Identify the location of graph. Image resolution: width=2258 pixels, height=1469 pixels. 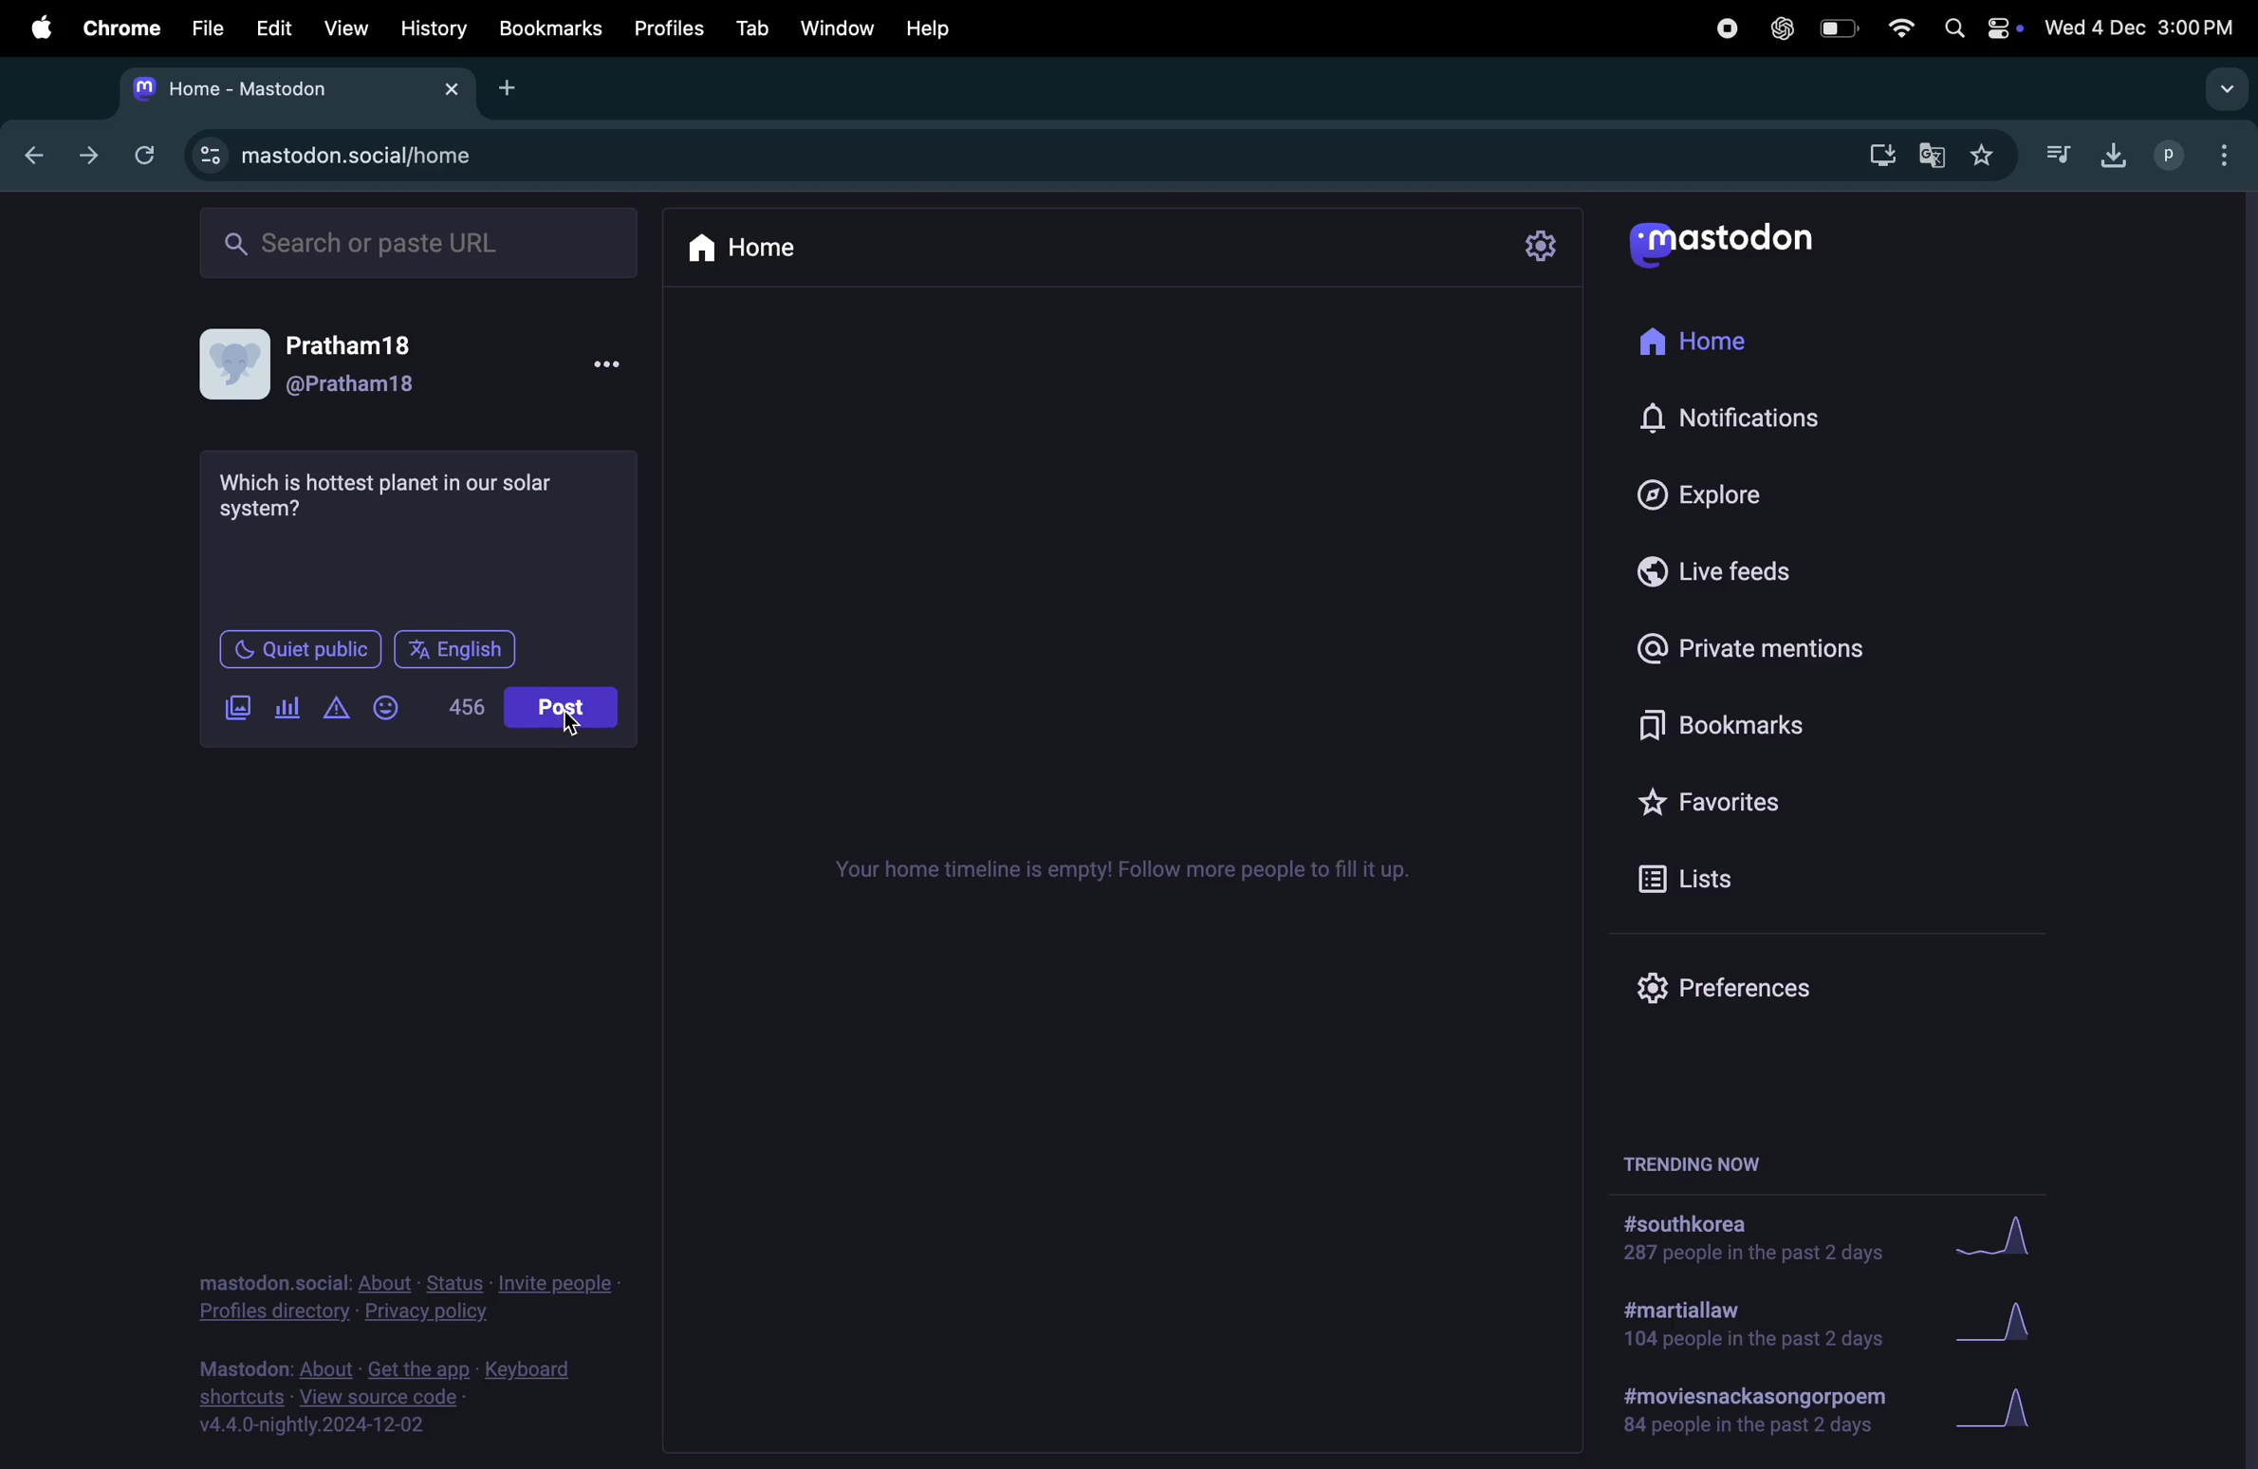
(1996, 1233).